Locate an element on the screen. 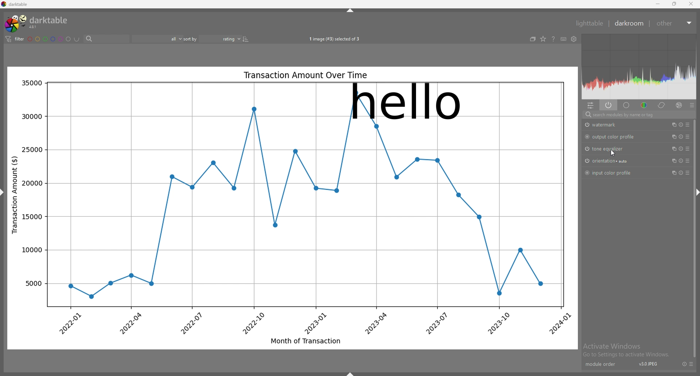  search modules is located at coordinates (638, 115).